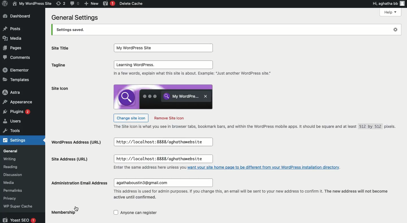 The height and width of the screenshot is (223, 407). Describe the element at coordinates (19, 219) in the screenshot. I see ` Yoast SEO 1` at that location.